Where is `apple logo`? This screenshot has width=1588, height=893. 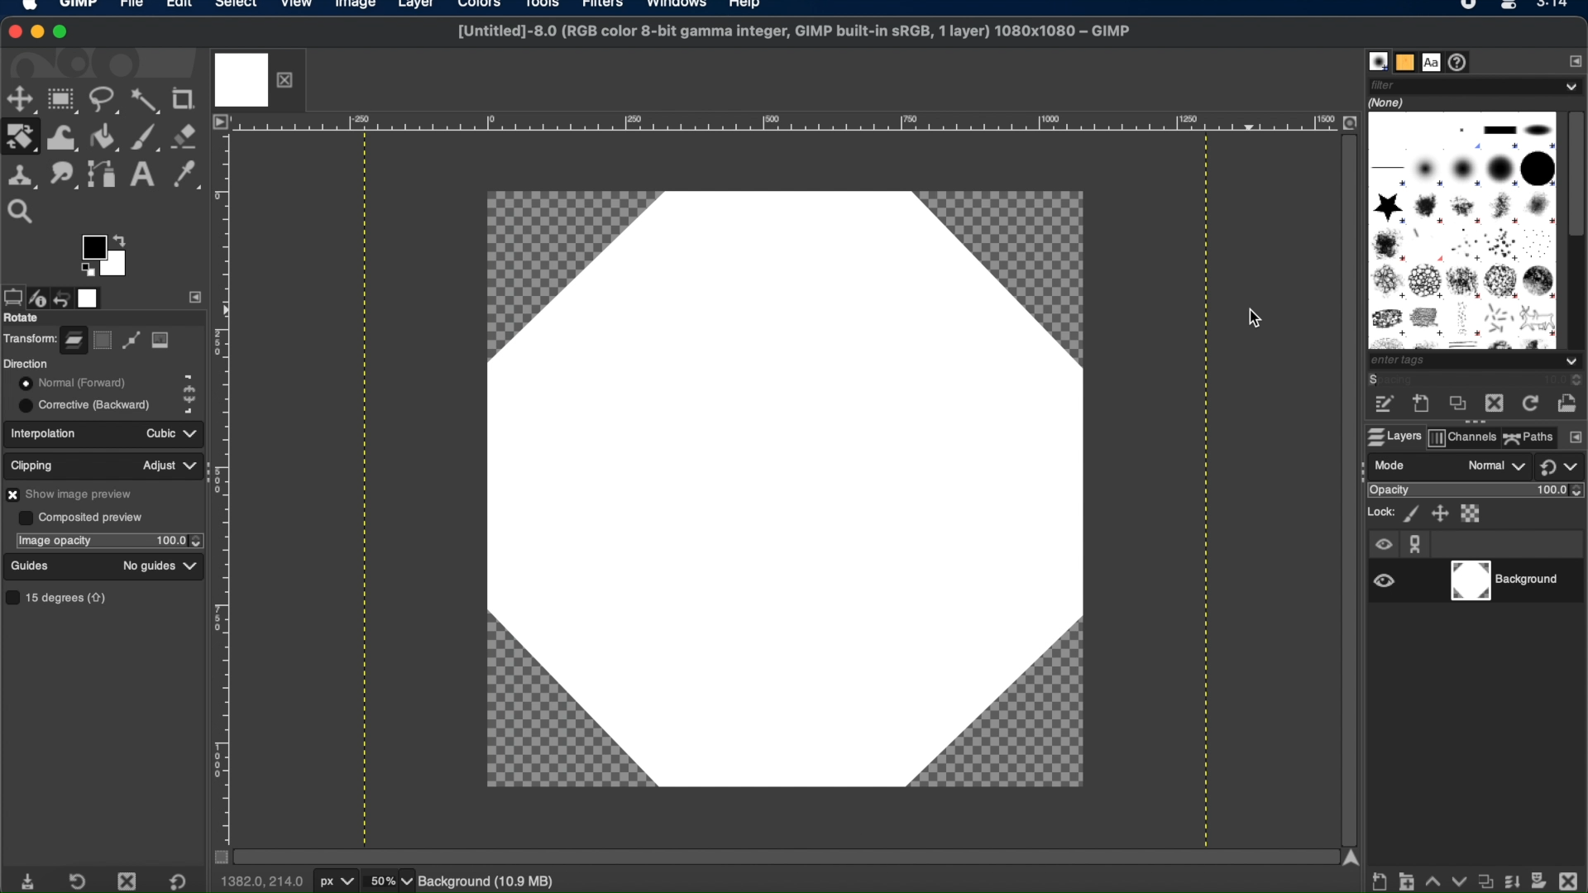 apple logo is located at coordinates (28, 8).